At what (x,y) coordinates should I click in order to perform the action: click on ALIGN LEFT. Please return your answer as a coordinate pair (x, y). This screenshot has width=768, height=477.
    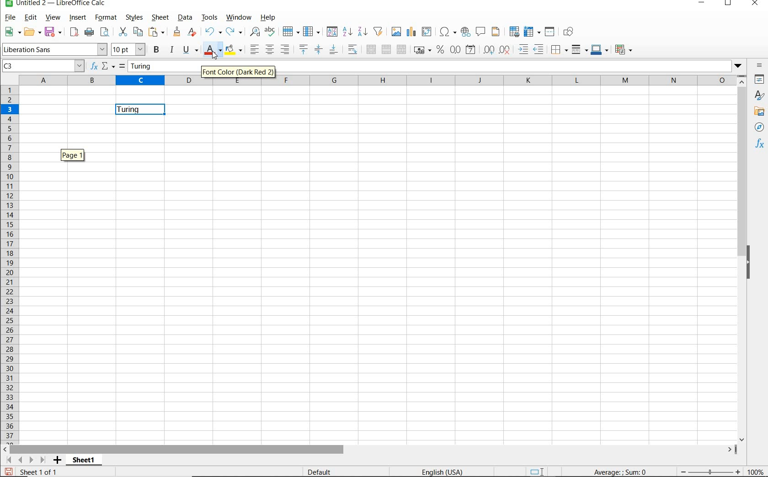
    Looking at the image, I should click on (254, 50).